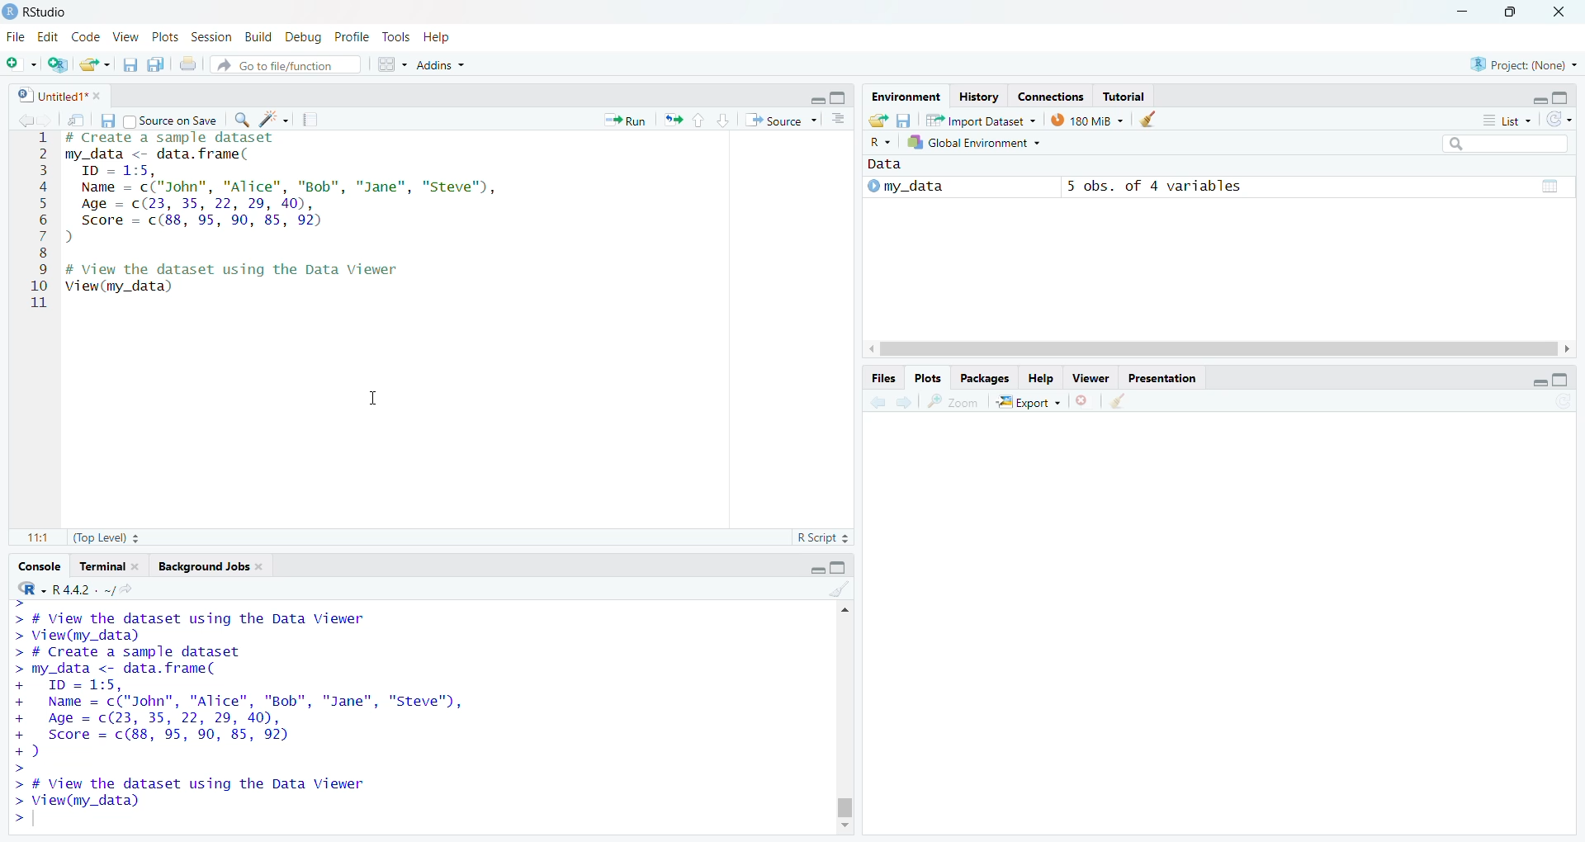 This screenshot has width=1585, height=842. What do you see at coordinates (304, 38) in the screenshot?
I see `Debug` at bounding box center [304, 38].